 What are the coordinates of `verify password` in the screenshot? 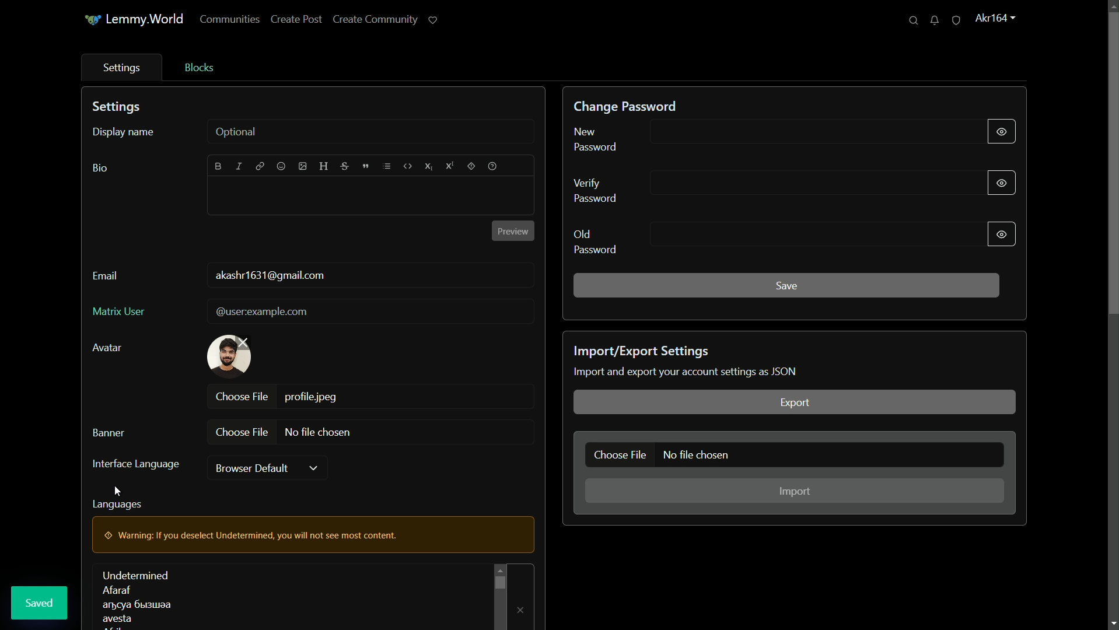 It's located at (599, 190).